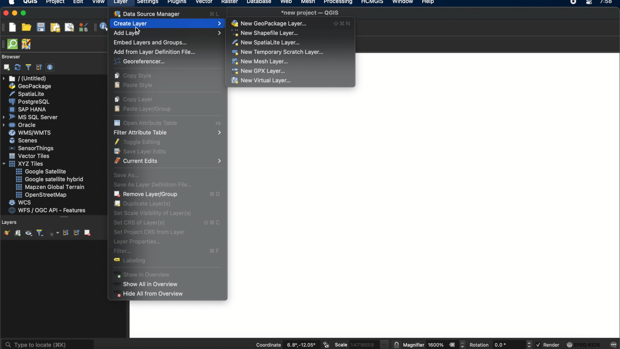 The width and height of the screenshot is (620, 349). Describe the element at coordinates (168, 132) in the screenshot. I see `filter attribute table` at that location.